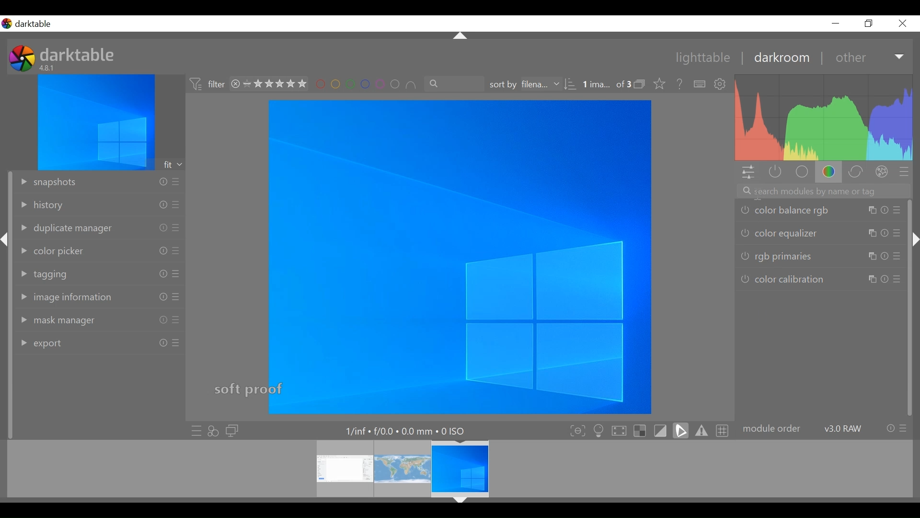 The height and width of the screenshot is (518, 920). I want to click on show global preferences, so click(721, 85).